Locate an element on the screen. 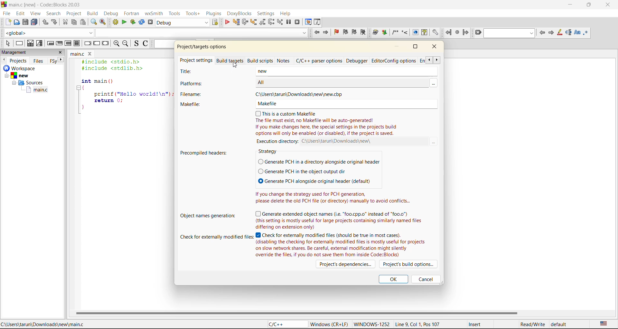  close is located at coordinates (608, 6).